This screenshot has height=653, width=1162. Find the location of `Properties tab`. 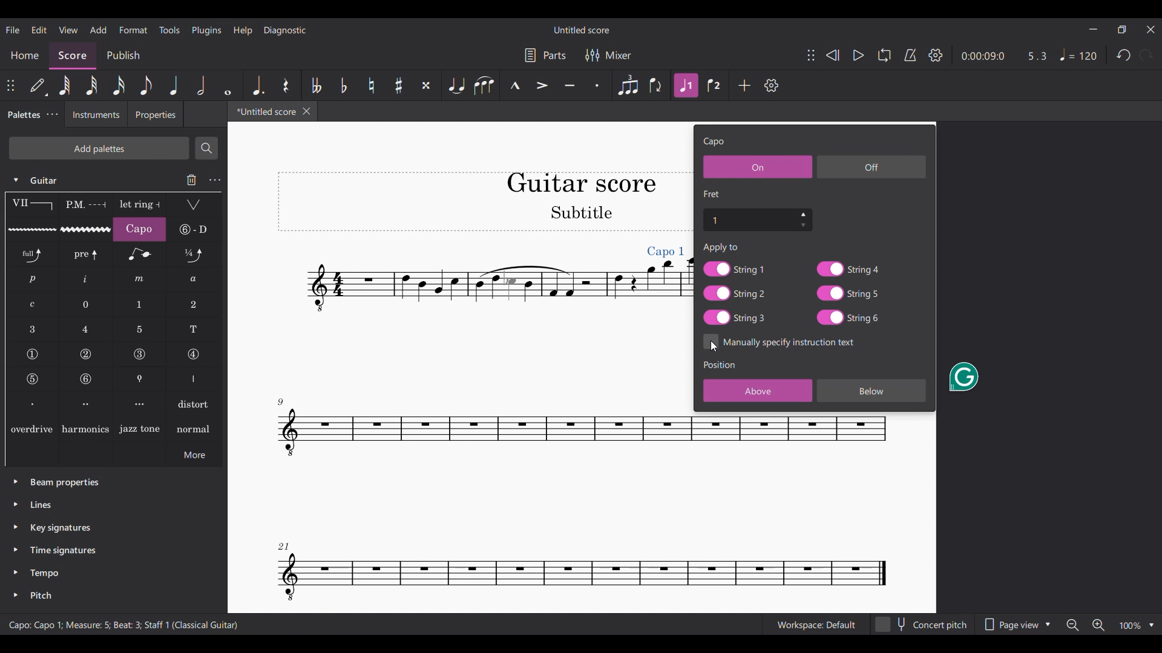

Properties tab is located at coordinates (156, 114).